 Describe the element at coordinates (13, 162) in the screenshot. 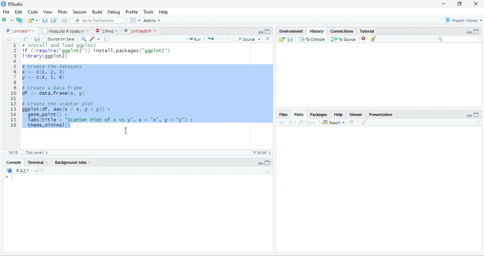

I see `Console` at that location.